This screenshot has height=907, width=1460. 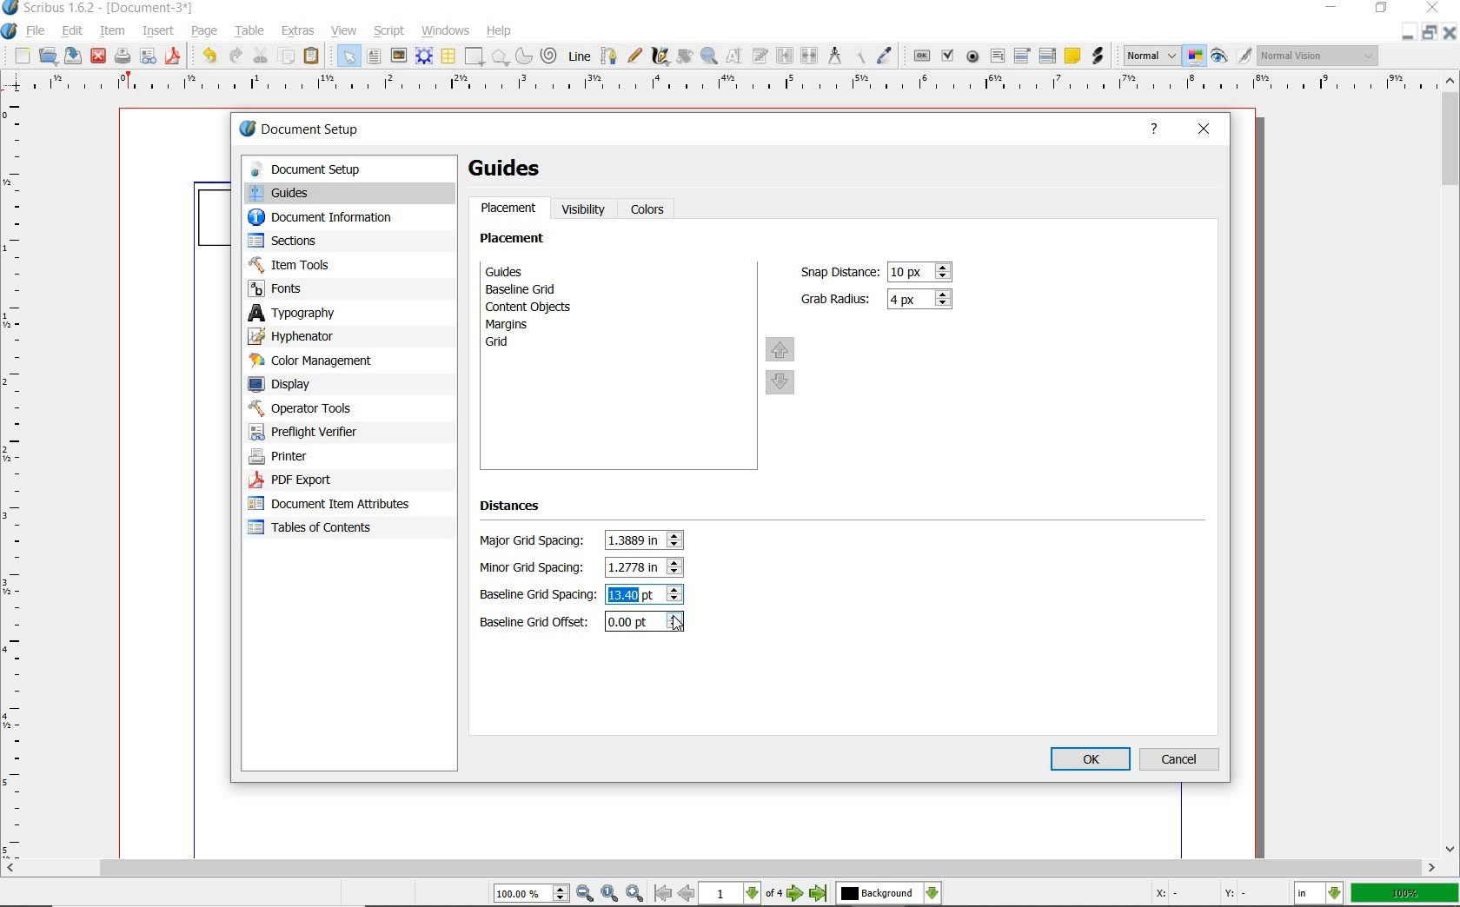 What do you see at coordinates (1072, 55) in the screenshot?
I see `text annotation` at bounding box center [1072, 55].